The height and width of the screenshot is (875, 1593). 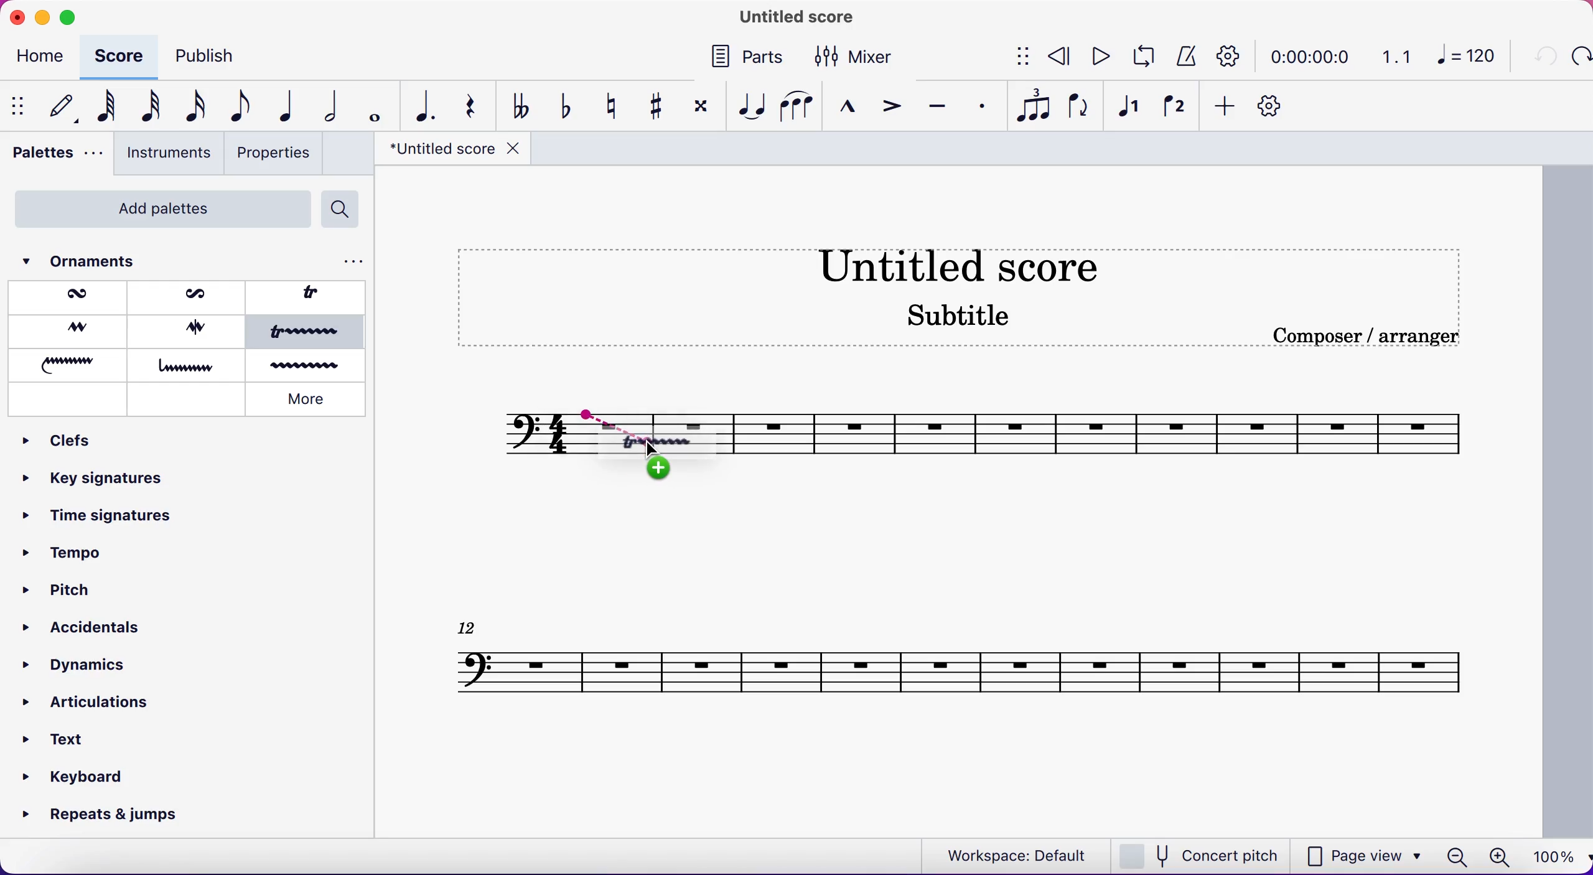 What do you see at coordinates (750, 106) in the screenshot?
I see `tie` at bounding box center [750, 106].